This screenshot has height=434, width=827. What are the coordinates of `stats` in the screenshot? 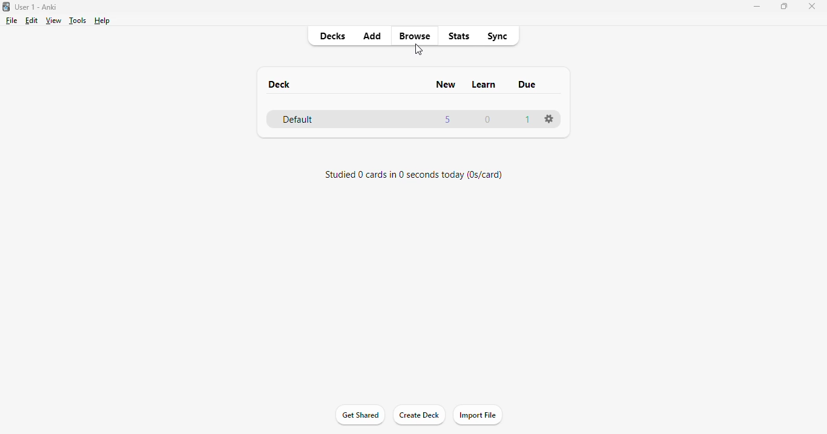 It's located at (459, 36).